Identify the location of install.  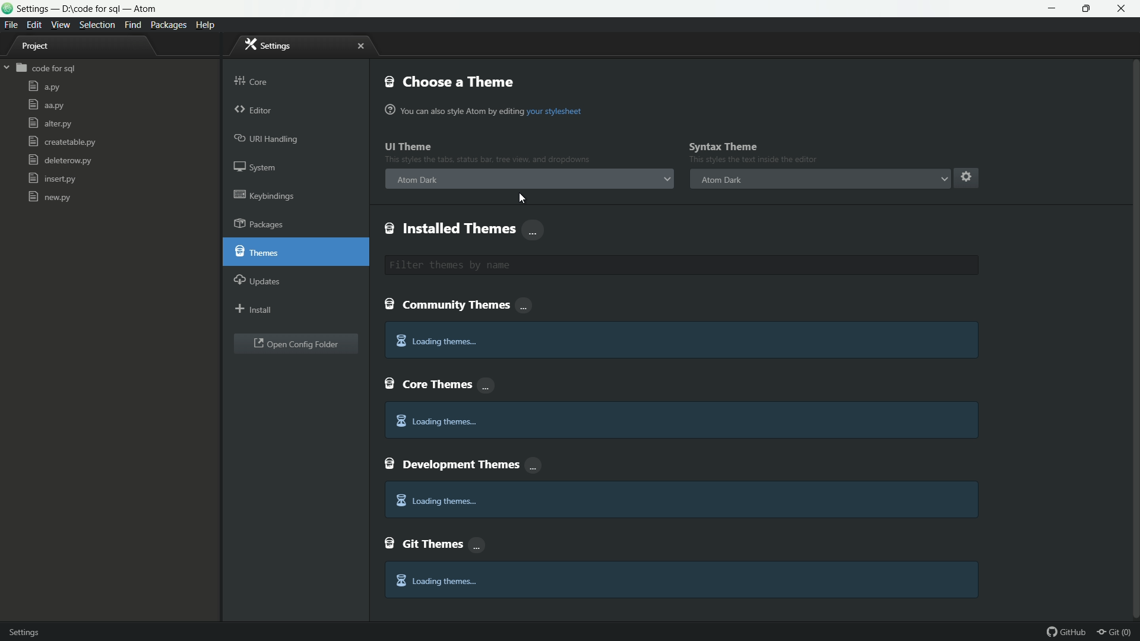
(254, 308).